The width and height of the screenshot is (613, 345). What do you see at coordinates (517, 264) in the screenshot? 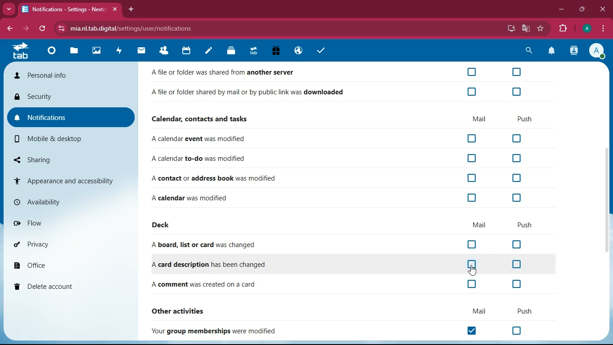
I see `off` at bounding box center [517, 264].